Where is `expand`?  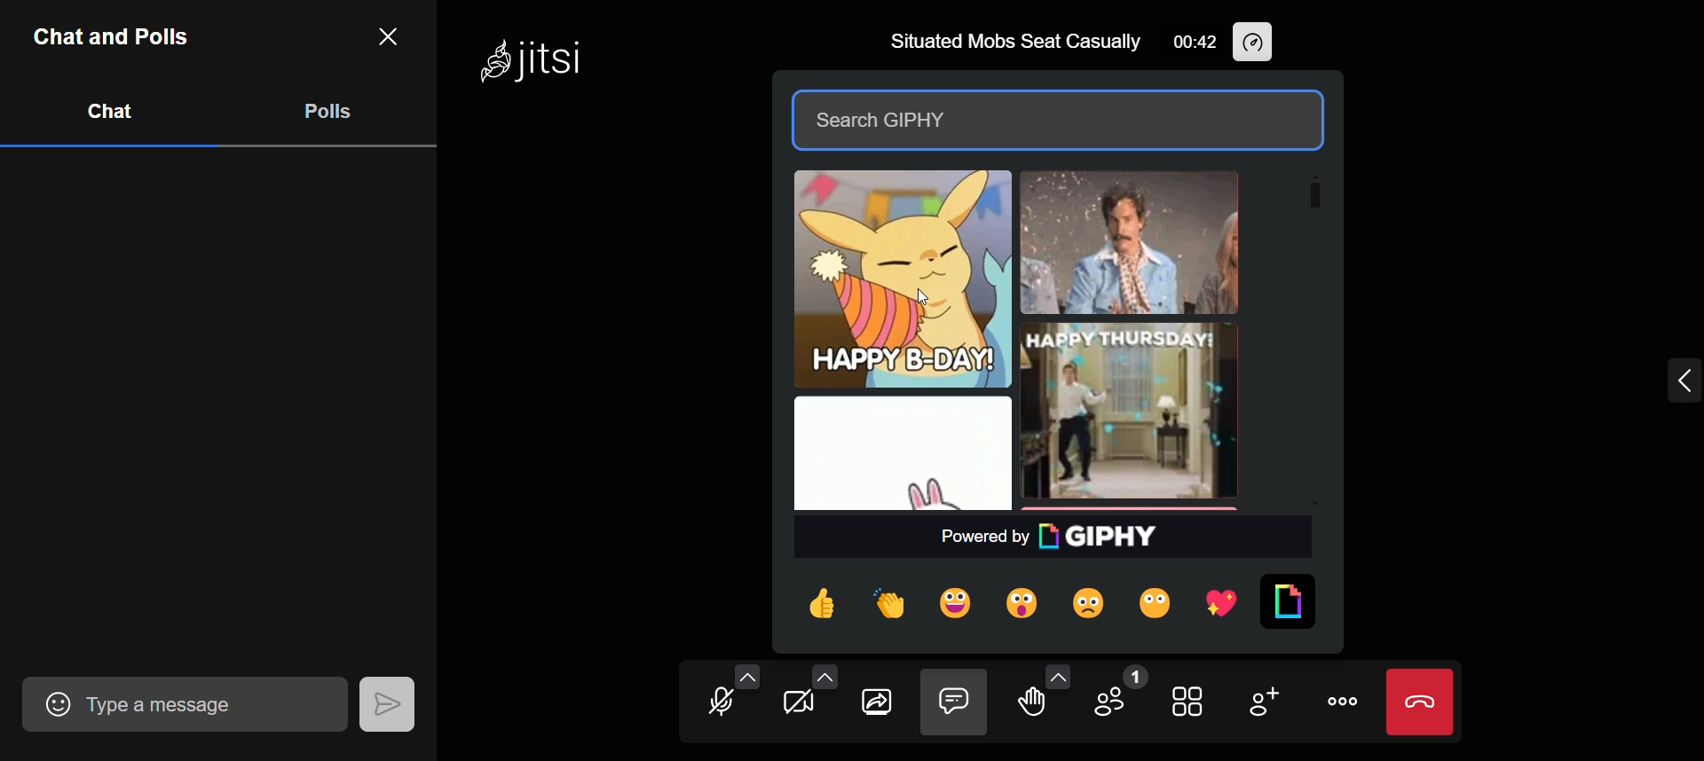
expand is located at coordinates (1662, 377).